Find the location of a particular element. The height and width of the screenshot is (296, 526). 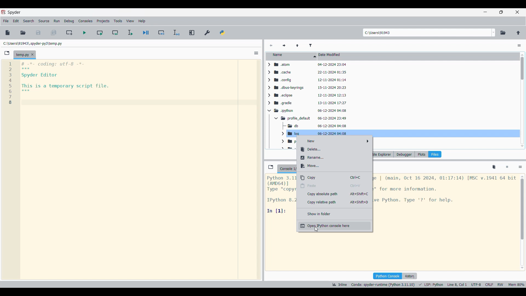

History is located at coordinates (409, 276).